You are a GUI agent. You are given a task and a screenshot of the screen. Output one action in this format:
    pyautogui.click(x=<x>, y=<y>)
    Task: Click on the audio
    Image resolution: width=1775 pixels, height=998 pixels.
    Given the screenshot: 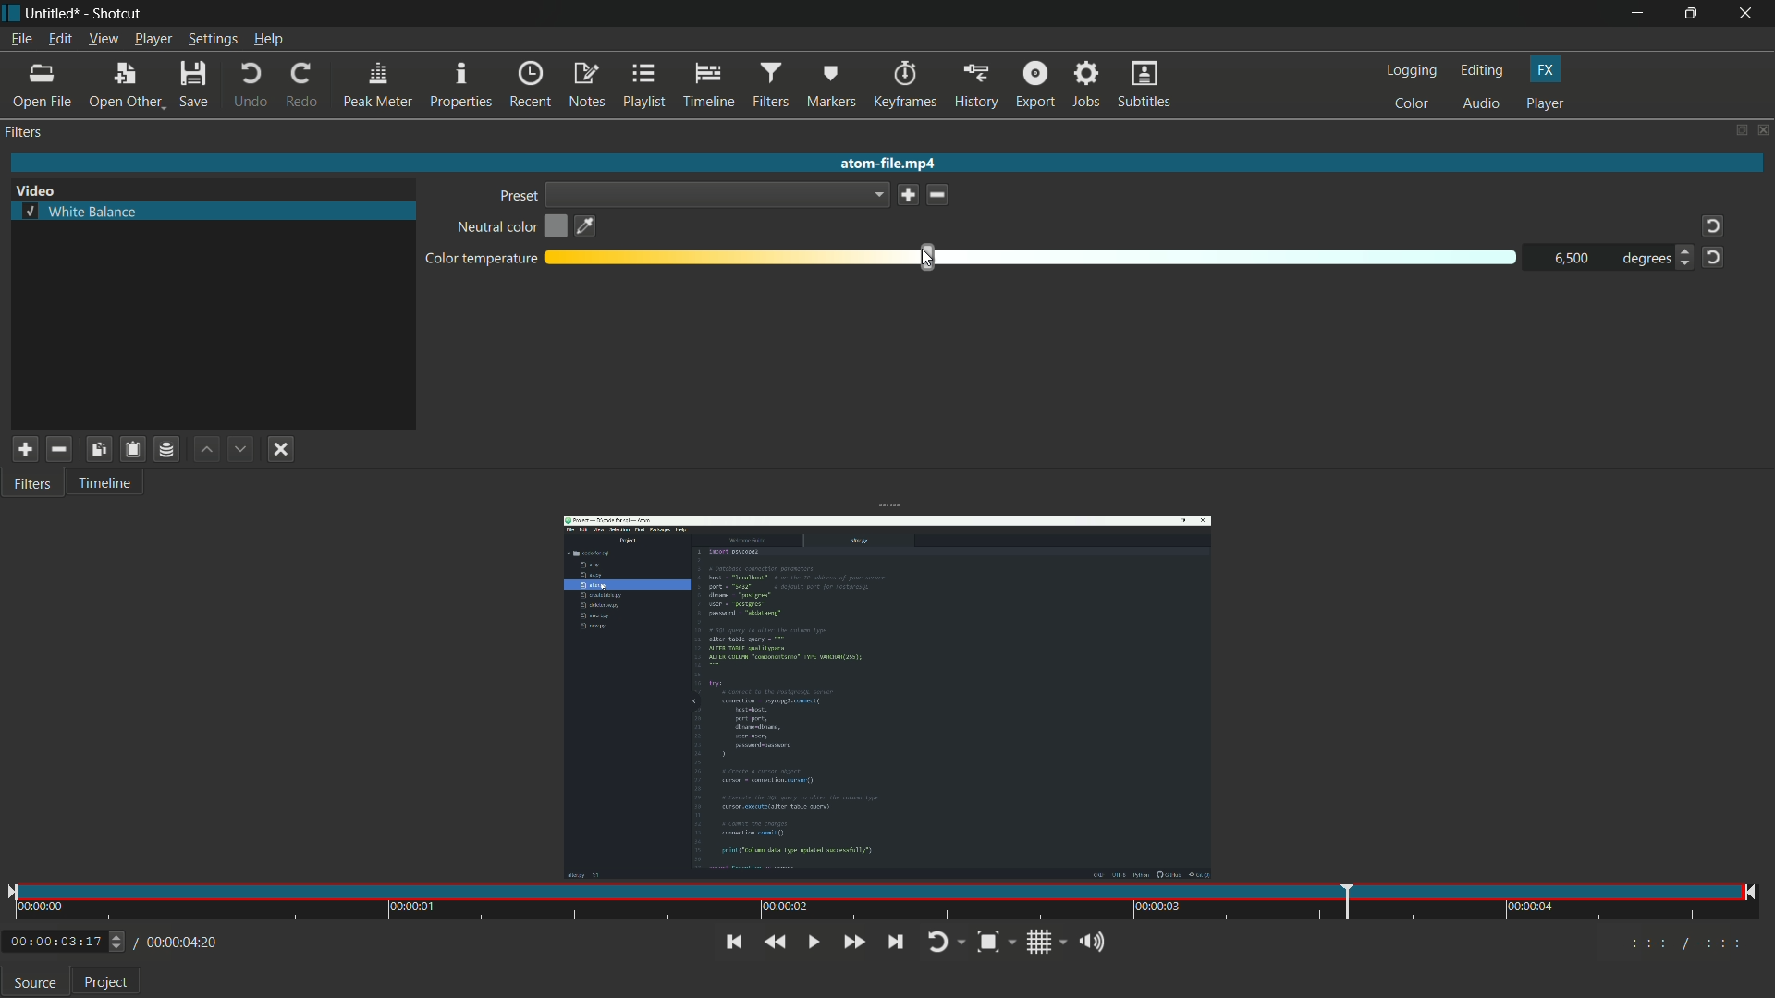 What is the action you would take?
    pyautogui.click(x=1480, y=104)
    